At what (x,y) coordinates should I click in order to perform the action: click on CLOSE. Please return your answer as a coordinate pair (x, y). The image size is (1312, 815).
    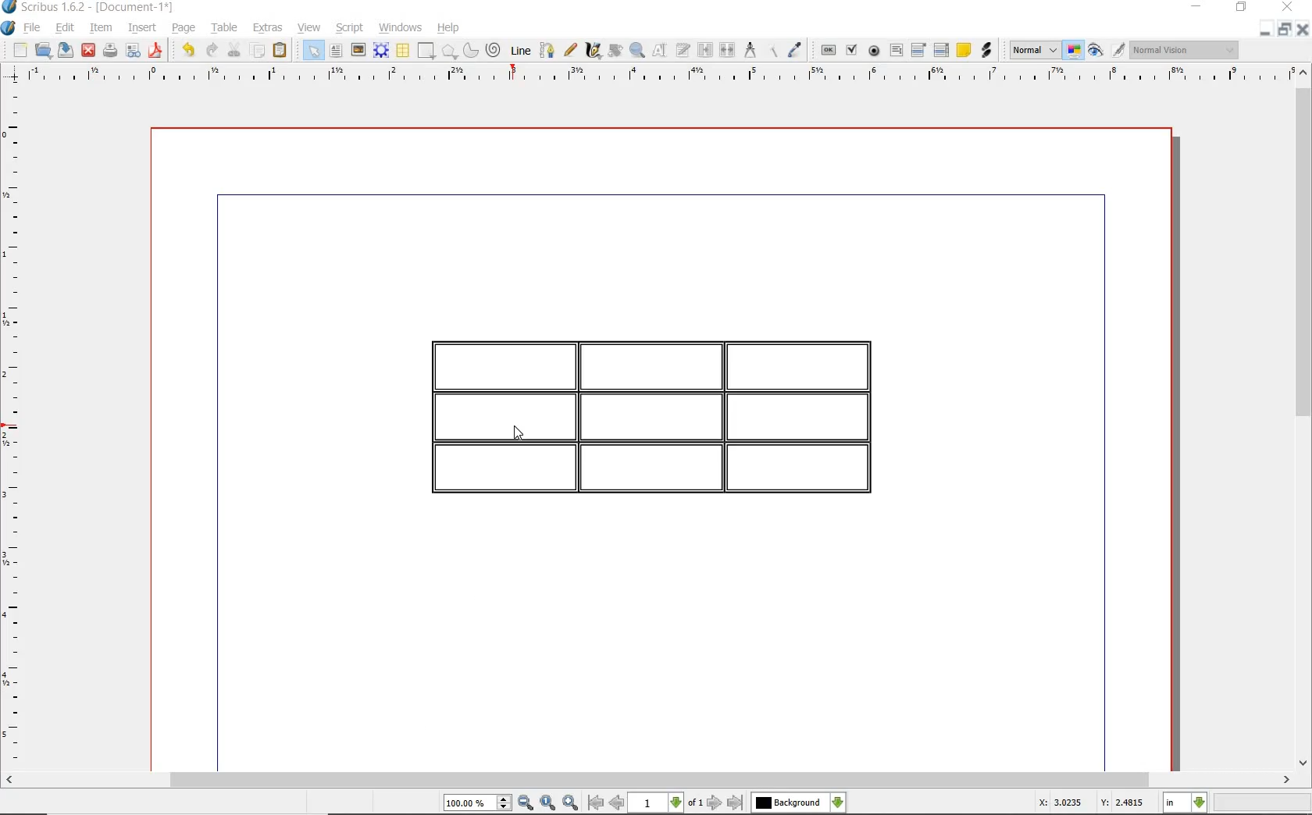
    Looking at the image, I should click on (1295, 7).